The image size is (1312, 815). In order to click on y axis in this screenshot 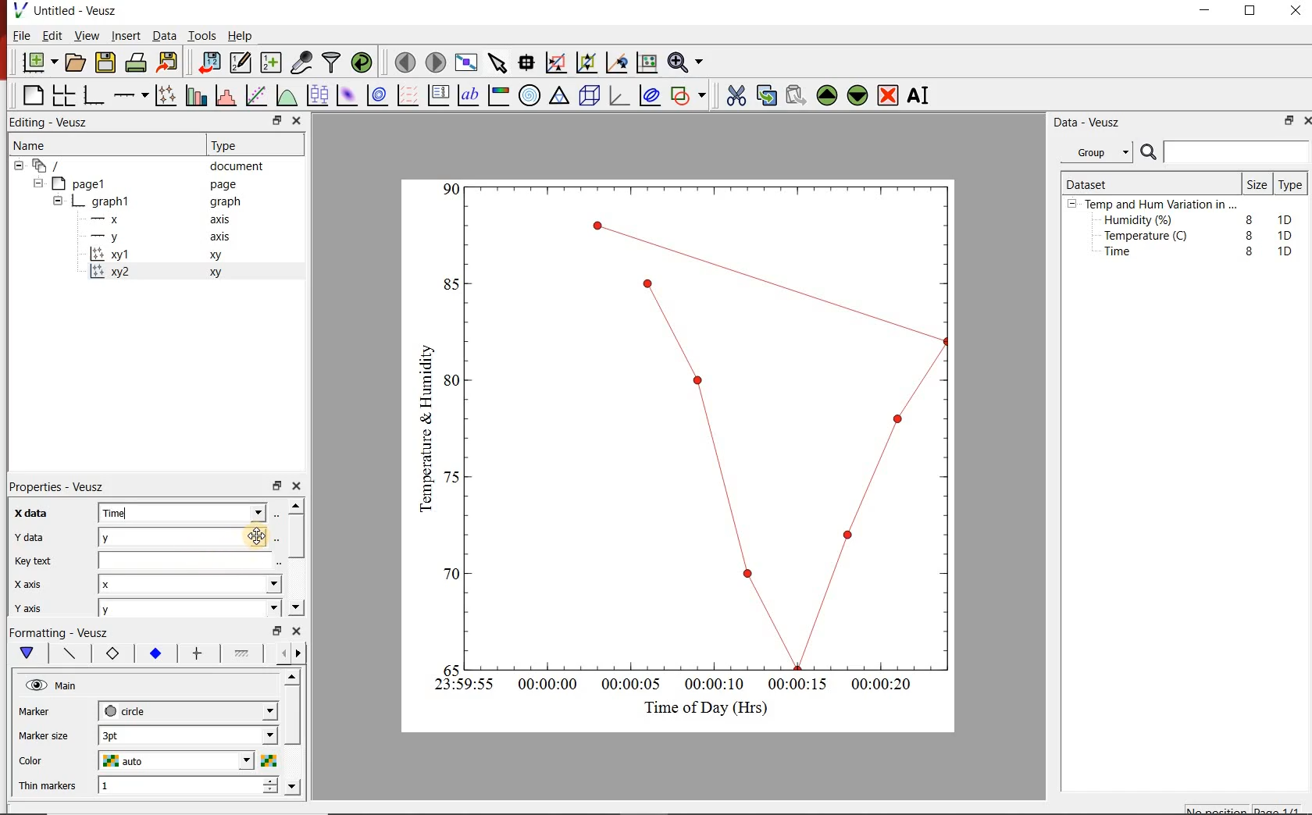, I will do `click(39, 606)`.